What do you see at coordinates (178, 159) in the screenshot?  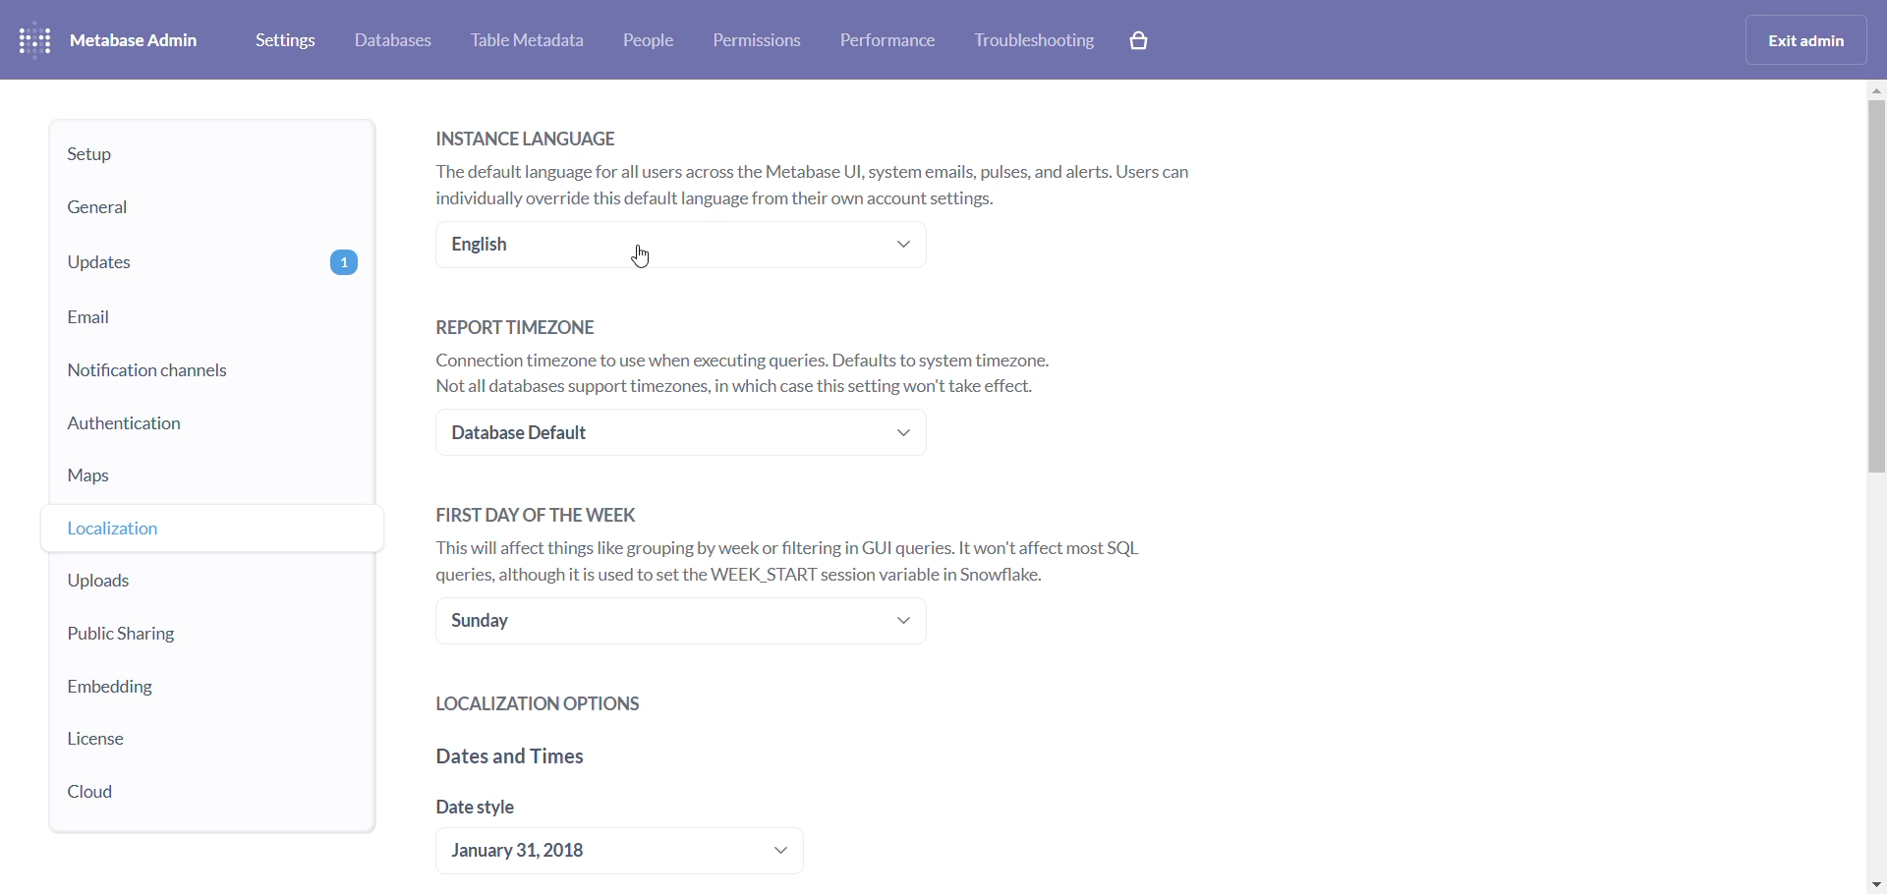 I see `setup` at bounding box center [178, 159].